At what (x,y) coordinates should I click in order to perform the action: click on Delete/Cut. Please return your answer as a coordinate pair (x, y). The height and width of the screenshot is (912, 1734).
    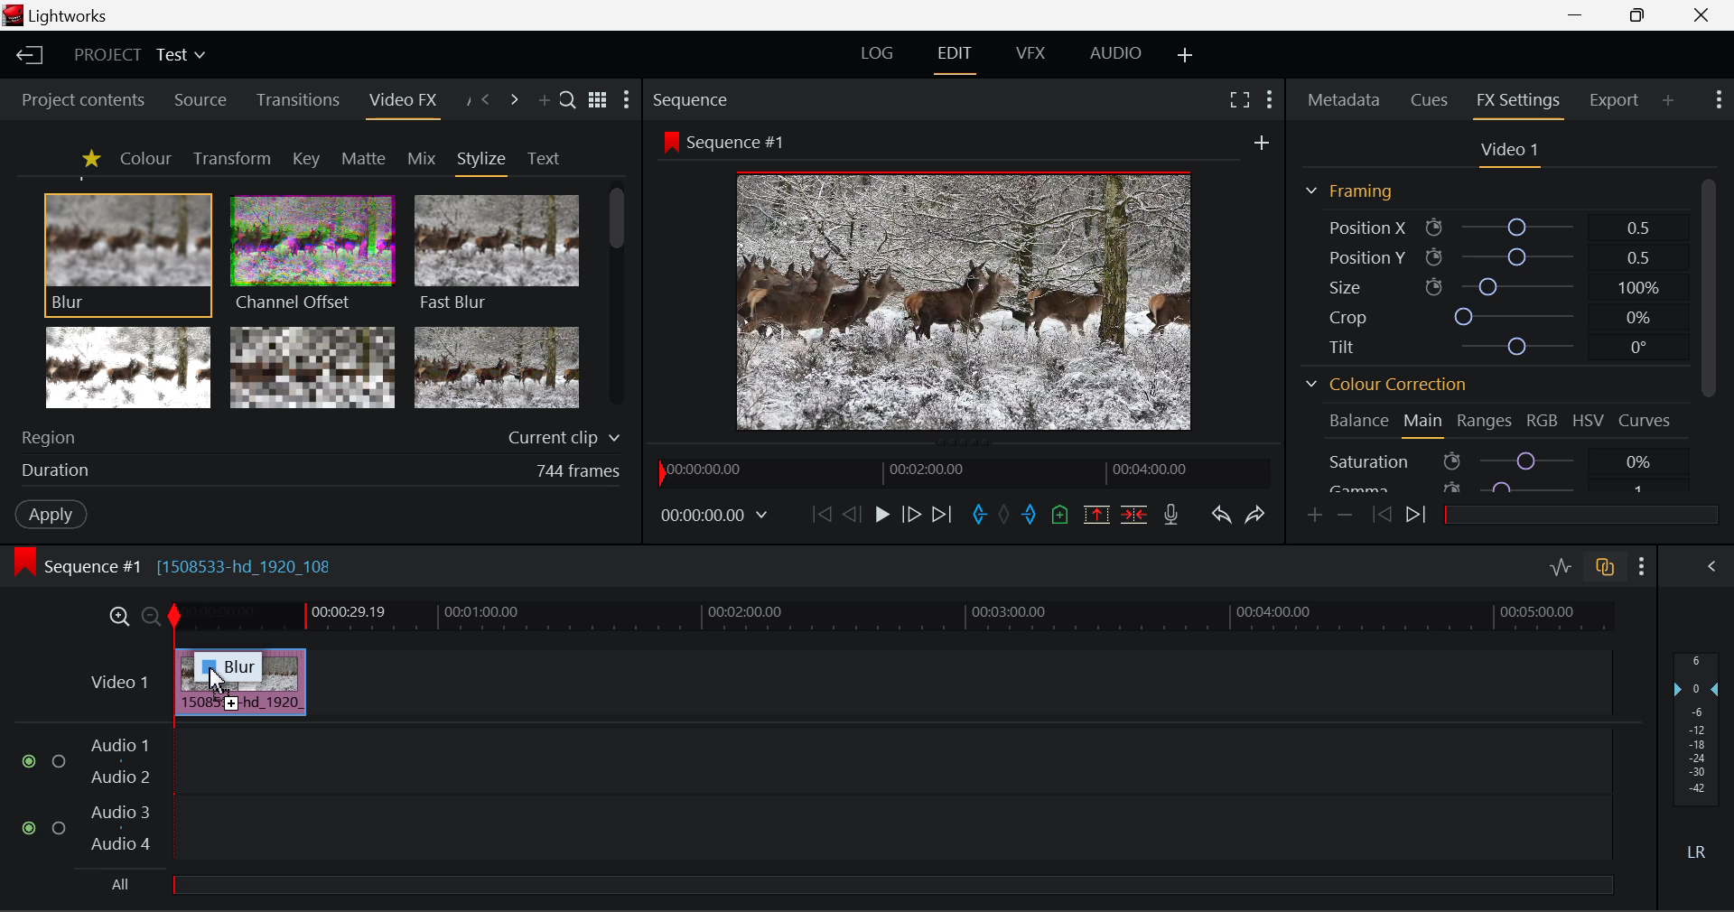
    Looking at the image, I should click on (1136, 509).